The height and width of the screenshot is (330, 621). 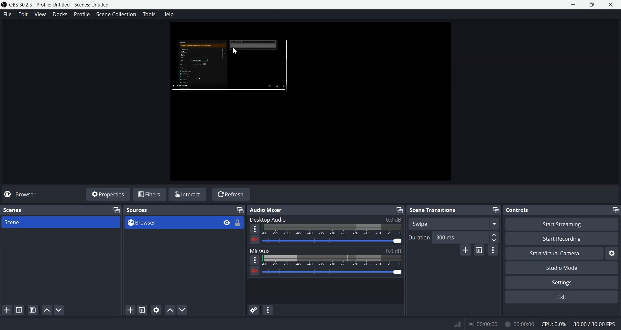 I want to click on Preview Mode, so click(x=310, y=103).